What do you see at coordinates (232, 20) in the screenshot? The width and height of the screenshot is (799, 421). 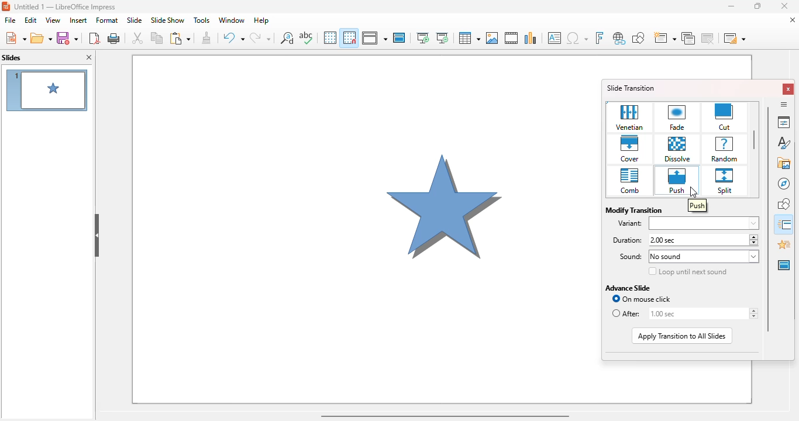 I see `window` at bounding box center [232, 20].